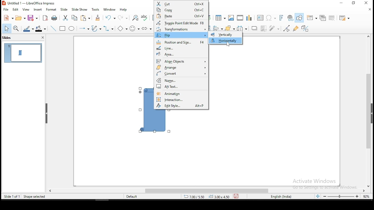 This screenshot has height=210, width=374. Describe the element at coordinates (275, 29) in the screenshot. I see `filter` at that location.